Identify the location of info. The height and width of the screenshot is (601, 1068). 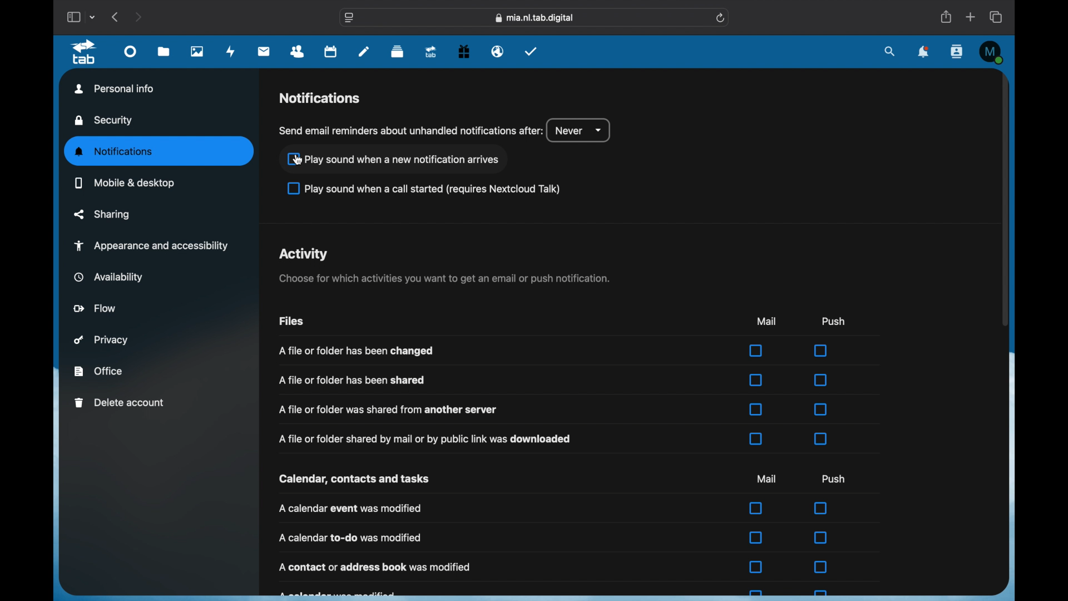
(376, 568).